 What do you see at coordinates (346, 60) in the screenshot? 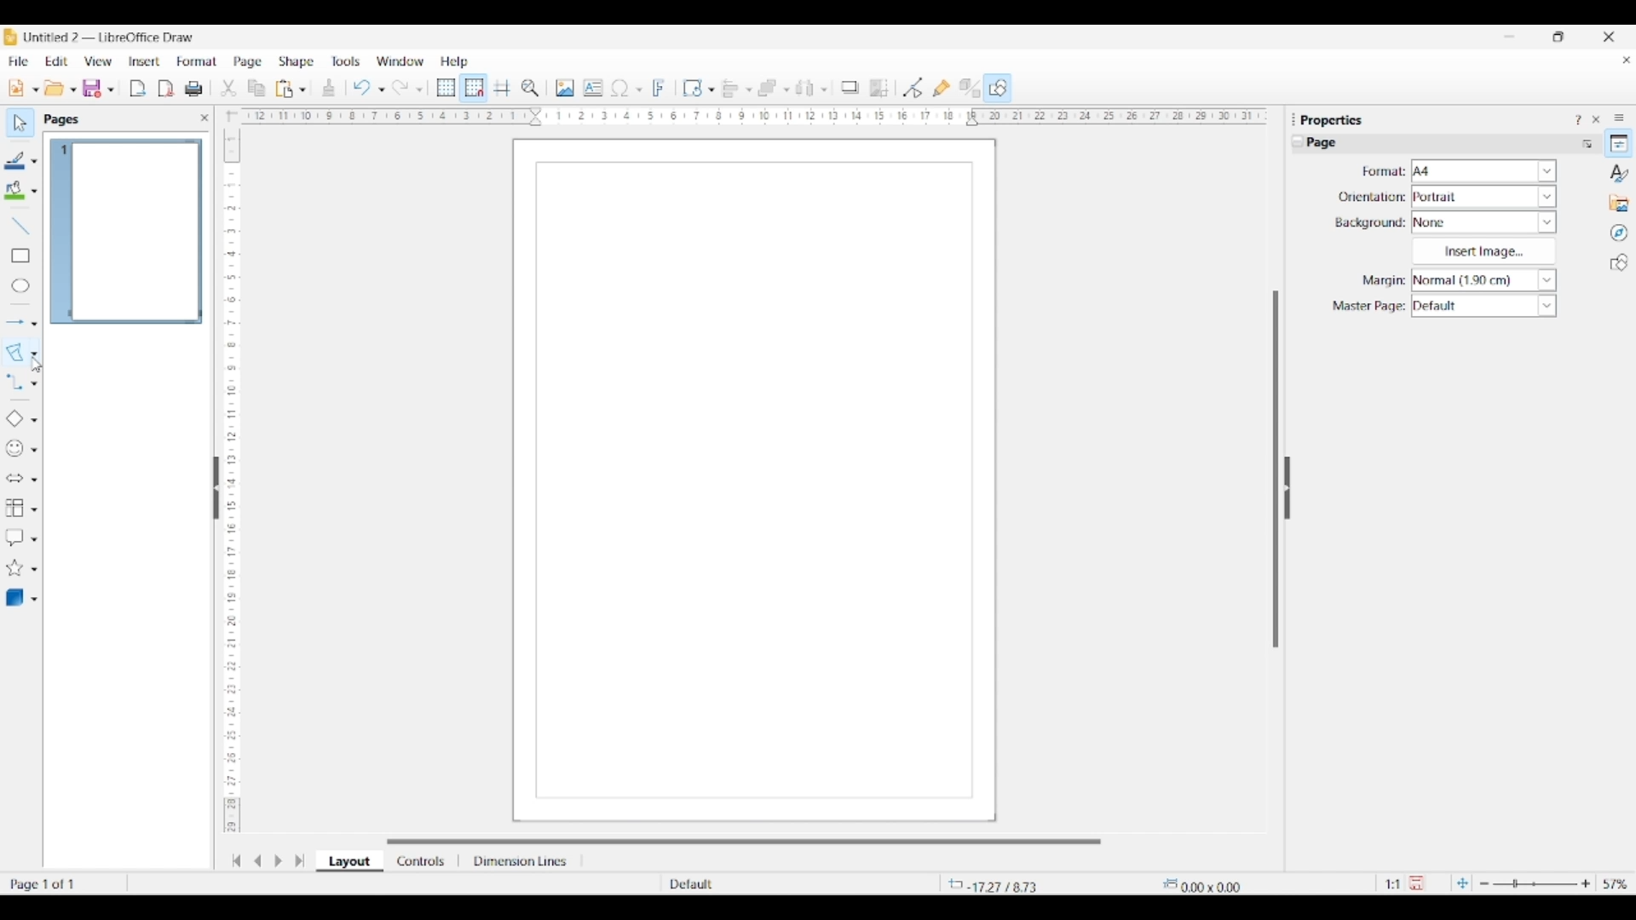
I see `Tools` at bounding box center [346, 60].